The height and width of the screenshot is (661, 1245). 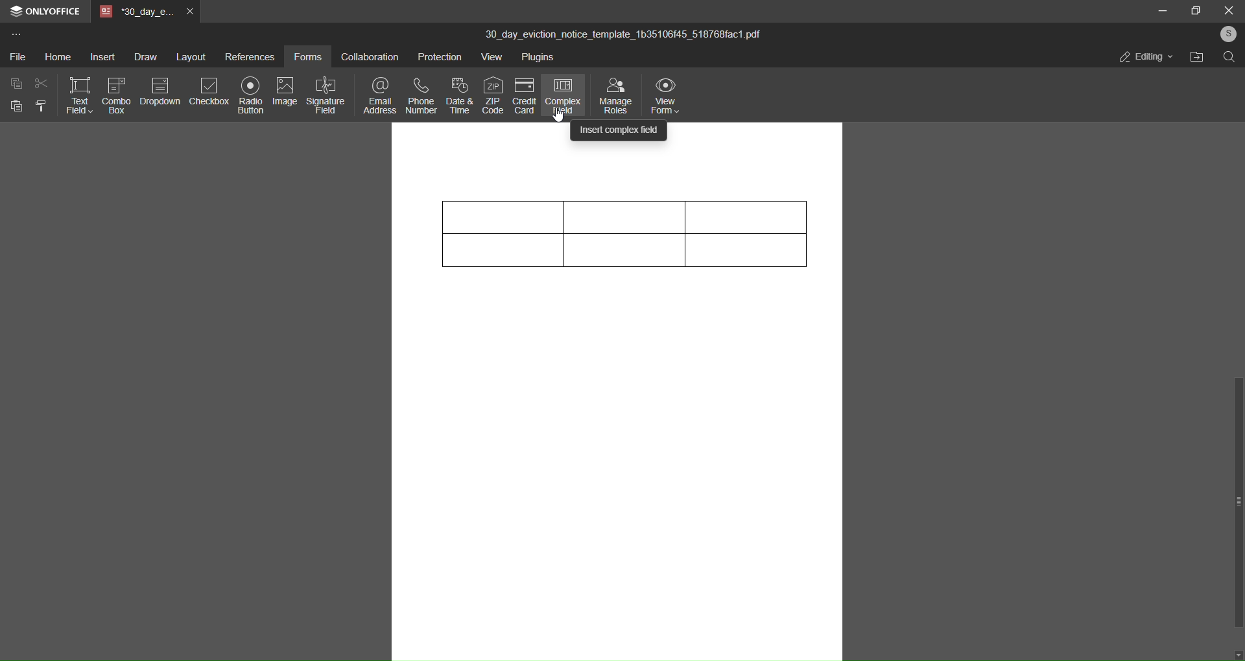 I want to click on logo, so click(x=16, y=13).